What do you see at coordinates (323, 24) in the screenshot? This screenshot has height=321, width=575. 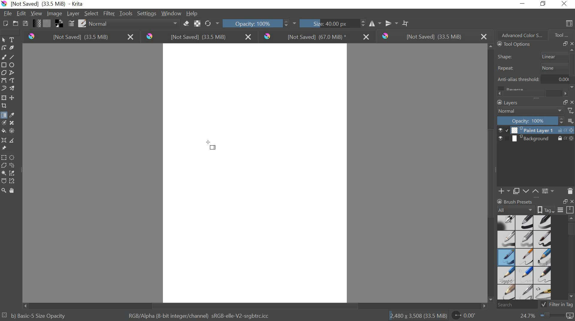 I see `SIZE` at bounding box center [323, 24].